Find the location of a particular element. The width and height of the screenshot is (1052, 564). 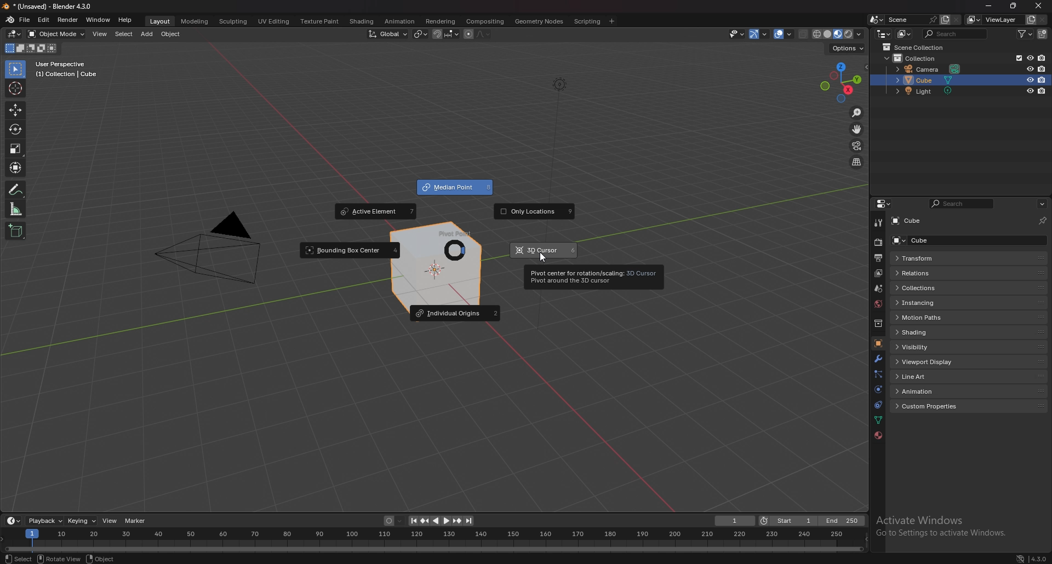

add scene is located at coordinates (945, 20).